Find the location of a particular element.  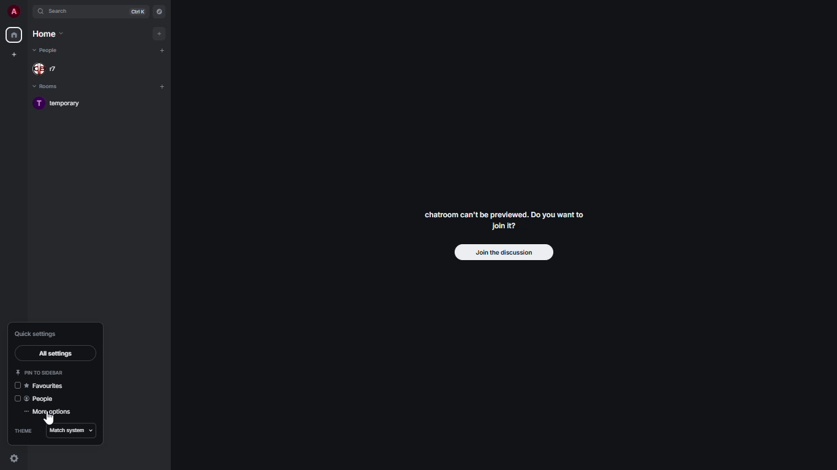

quick settings is located at coordinates (37, 334).